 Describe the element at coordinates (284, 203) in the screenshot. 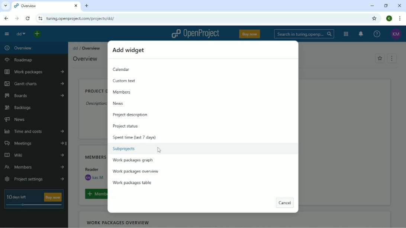

I see `Cancel` at that location.